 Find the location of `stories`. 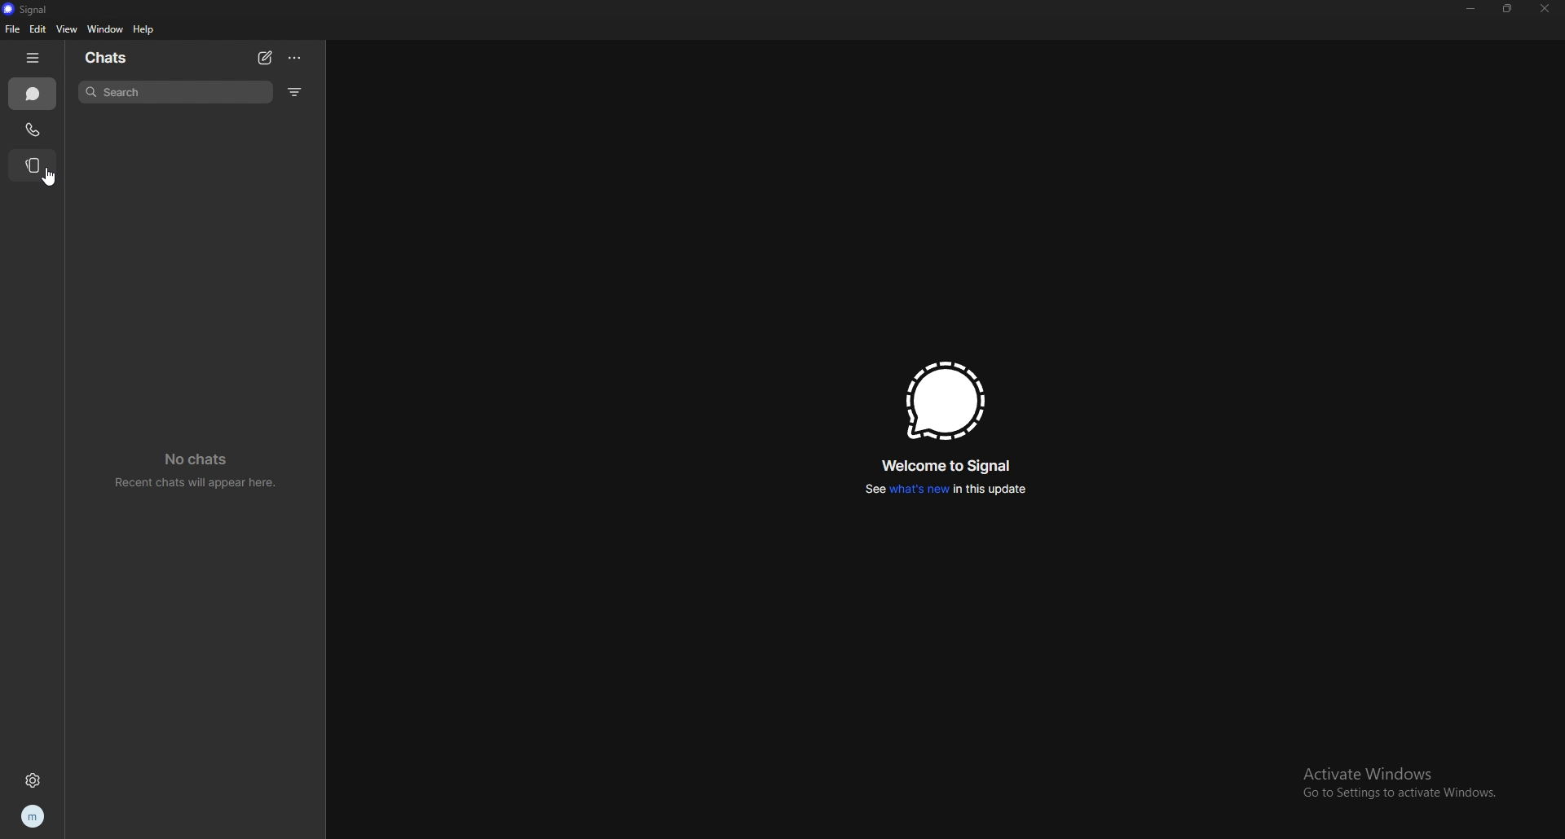

stories is located at coordinates (34, 165).